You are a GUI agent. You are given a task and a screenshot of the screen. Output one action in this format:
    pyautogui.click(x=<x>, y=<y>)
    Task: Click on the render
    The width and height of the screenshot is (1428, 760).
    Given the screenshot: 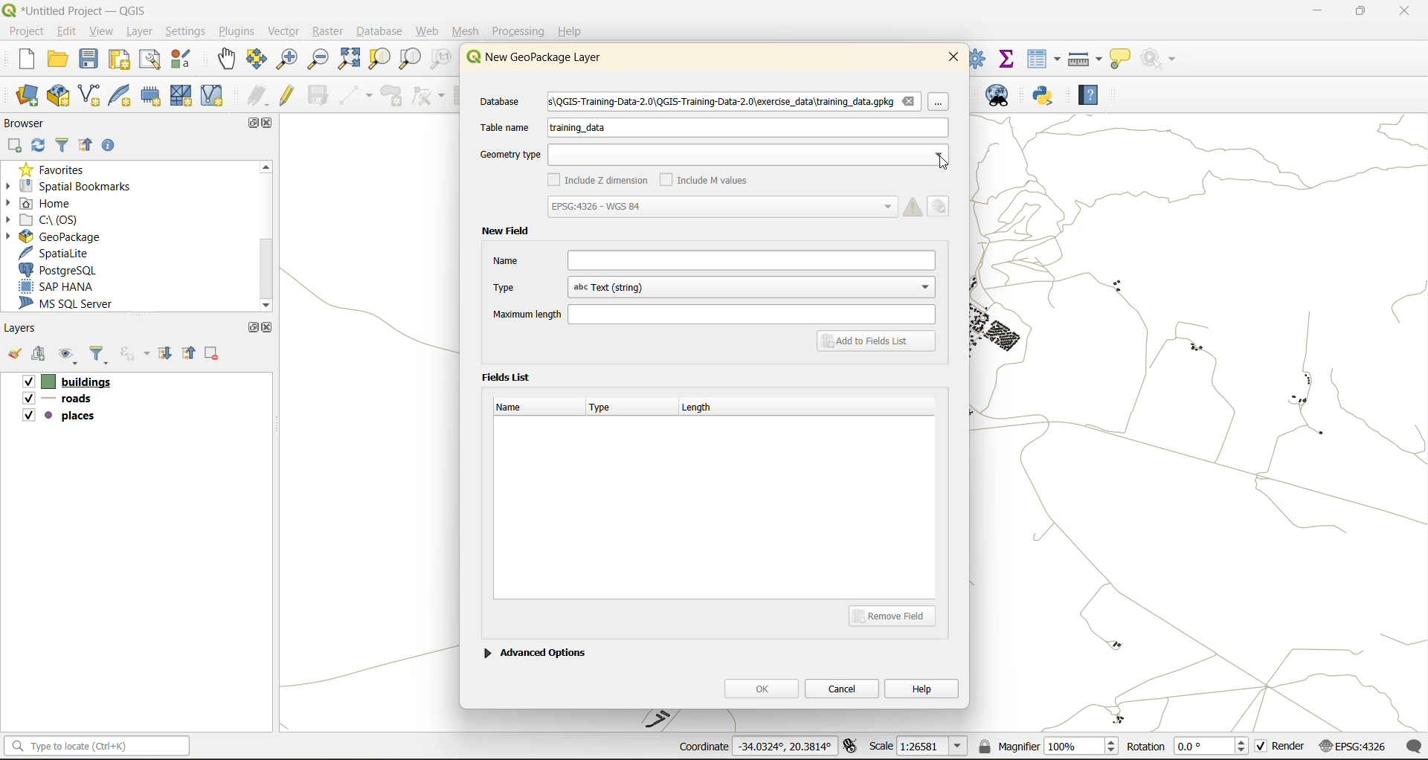 What is the action you would take?
    pyautogui.click(x=1281, y=749)
    